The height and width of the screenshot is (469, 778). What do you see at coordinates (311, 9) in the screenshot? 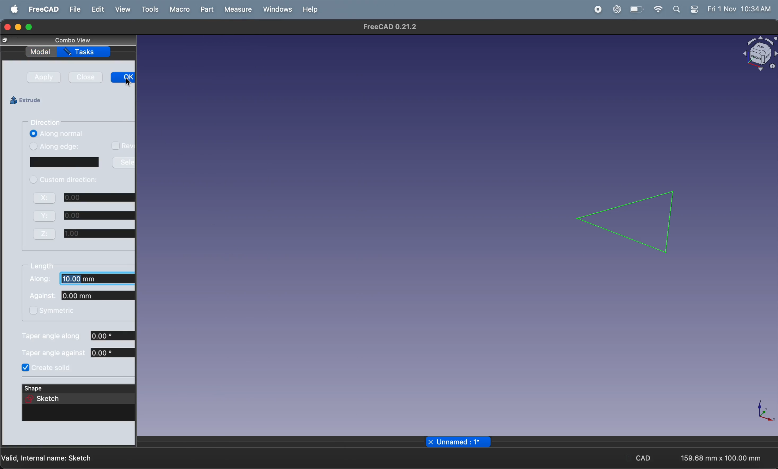
I see `help` at bounding box center [311, 9].